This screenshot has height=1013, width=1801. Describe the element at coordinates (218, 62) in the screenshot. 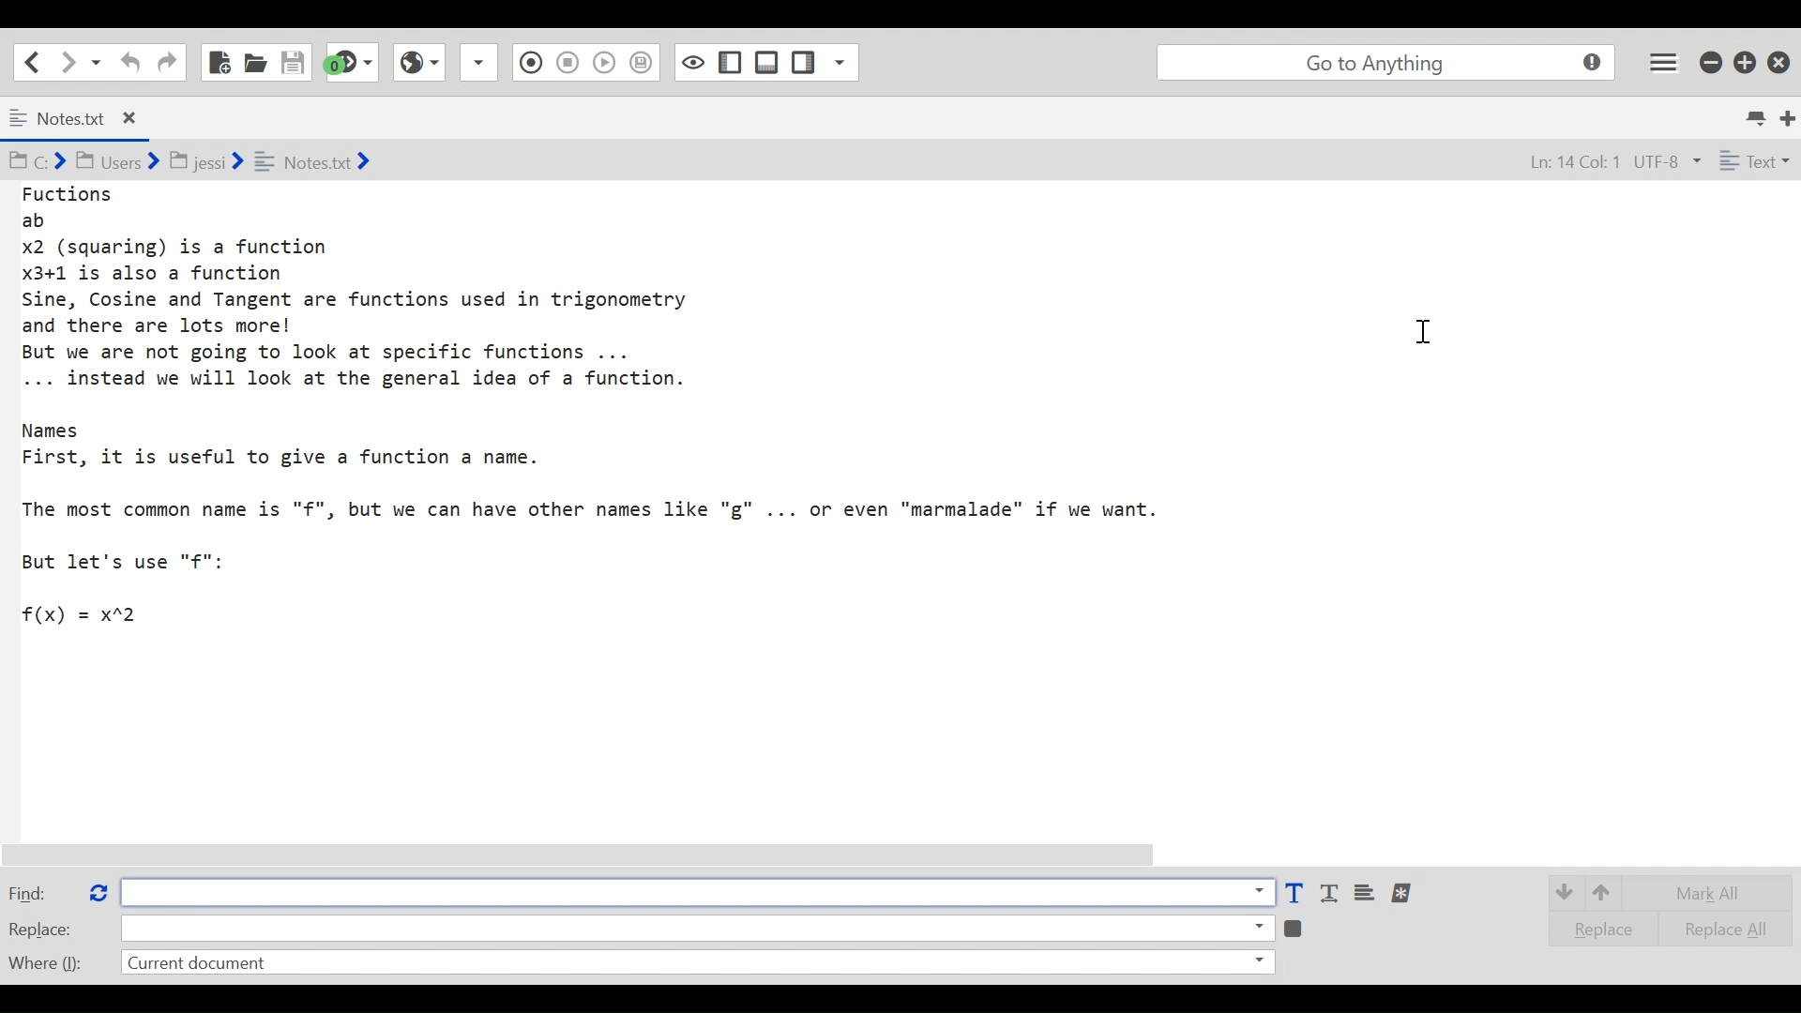

I see `New File` at that location.